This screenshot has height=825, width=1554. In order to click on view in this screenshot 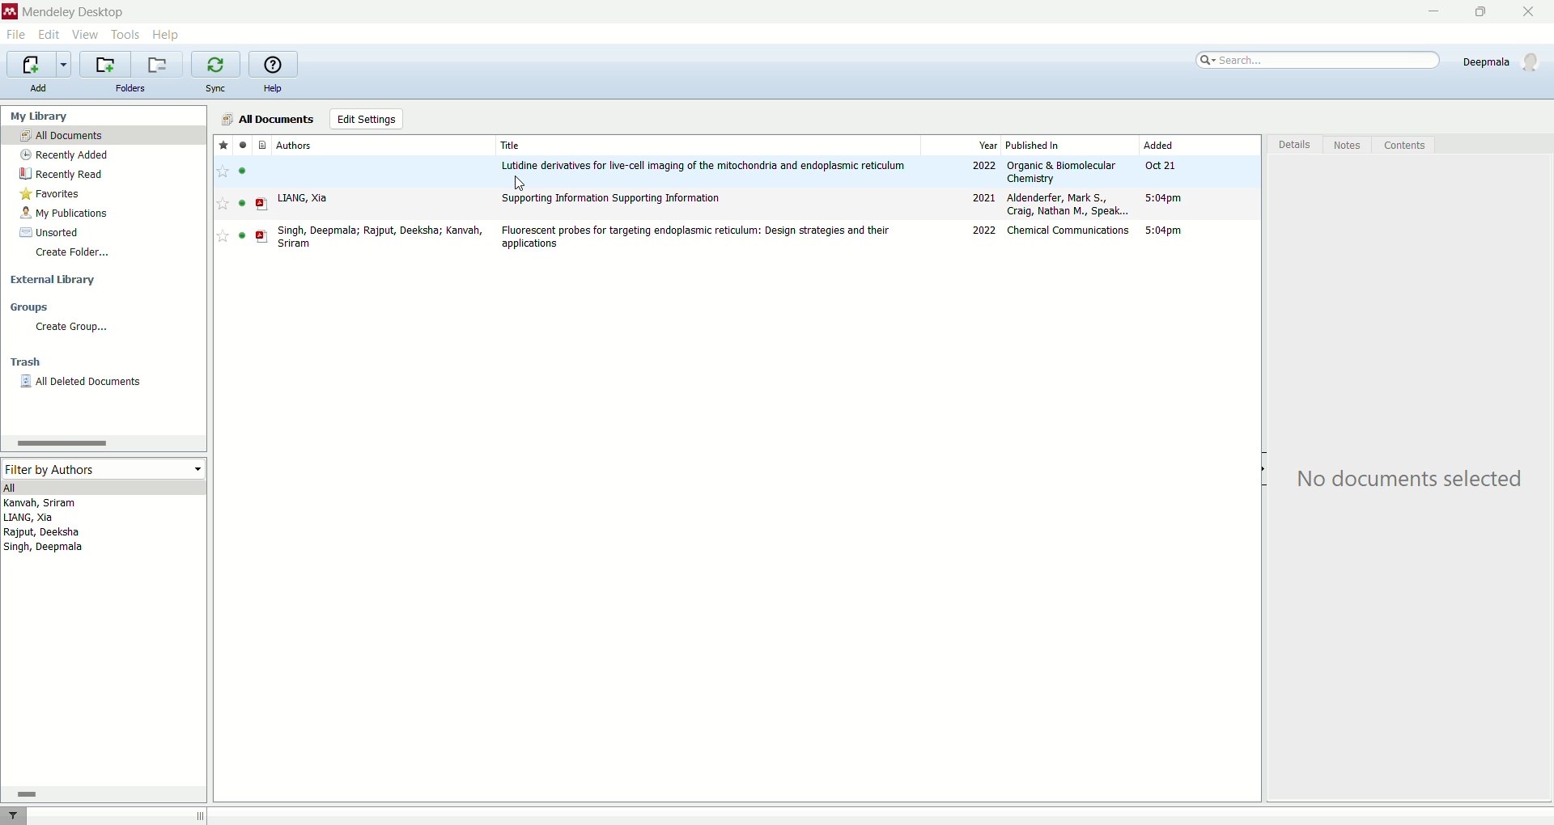, I will do `click(87, 36)`.